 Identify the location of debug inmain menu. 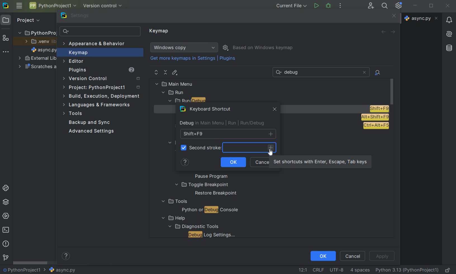
(200, 123).